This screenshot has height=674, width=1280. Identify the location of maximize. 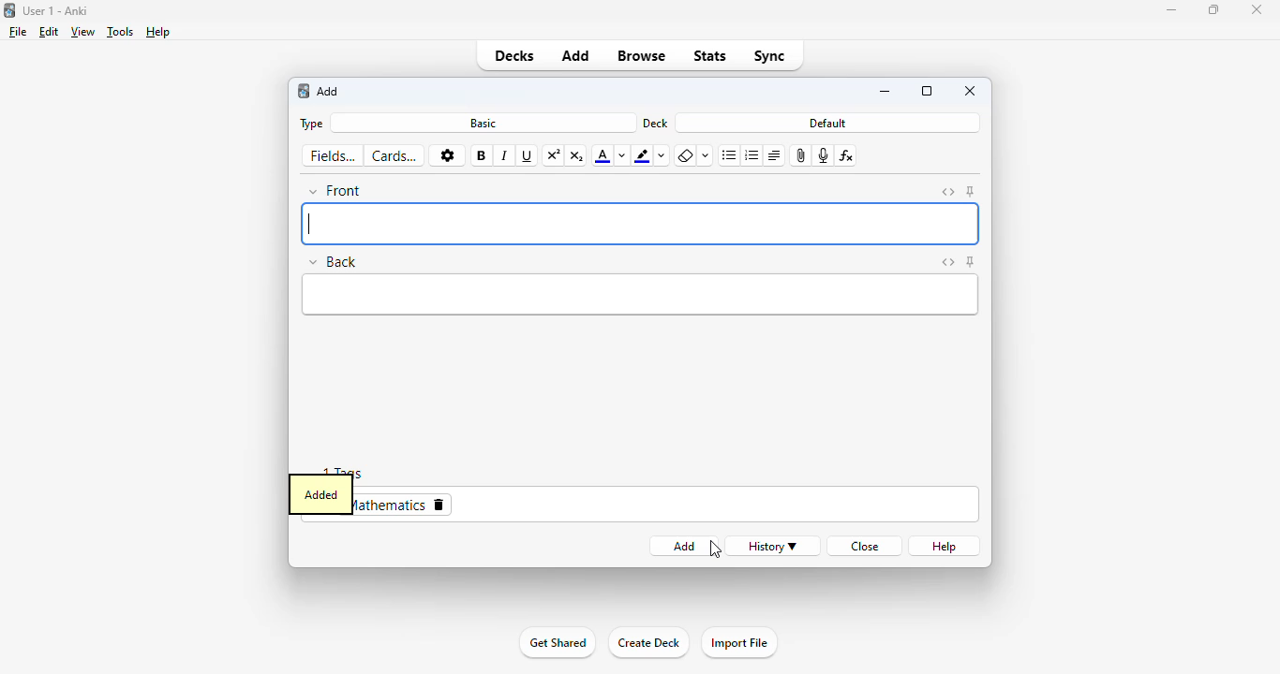
(927, 91).